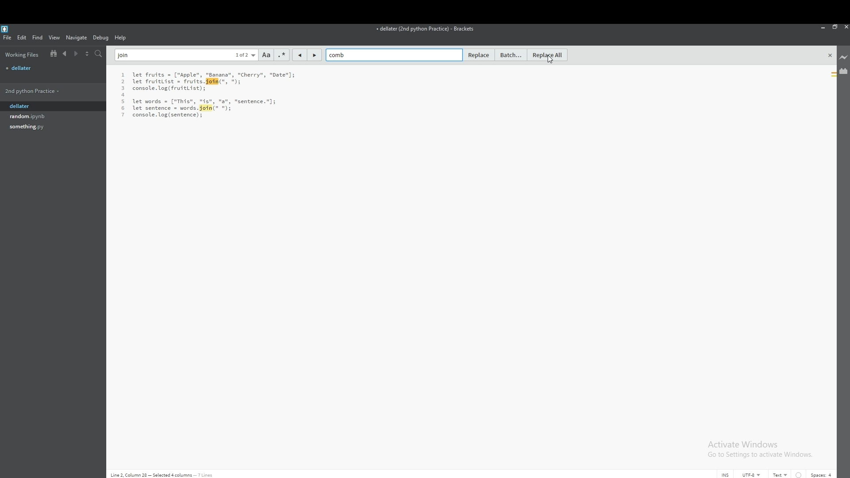 The width and height of the screenshot is (850, 478). I want to click on search, so click(99, 54).